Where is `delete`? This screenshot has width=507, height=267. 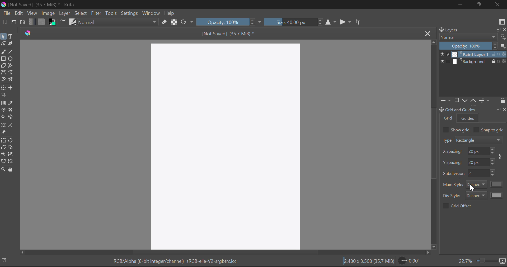
delete is located at coordinates (502, 101).